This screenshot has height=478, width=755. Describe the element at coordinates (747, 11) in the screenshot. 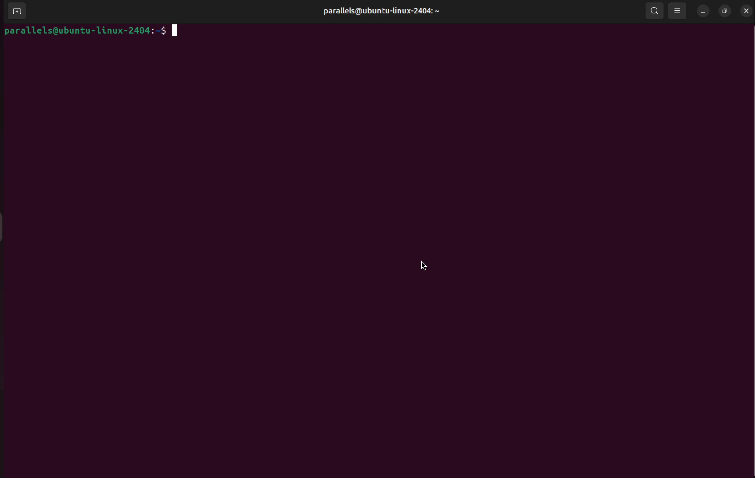

I see `close` at that location.